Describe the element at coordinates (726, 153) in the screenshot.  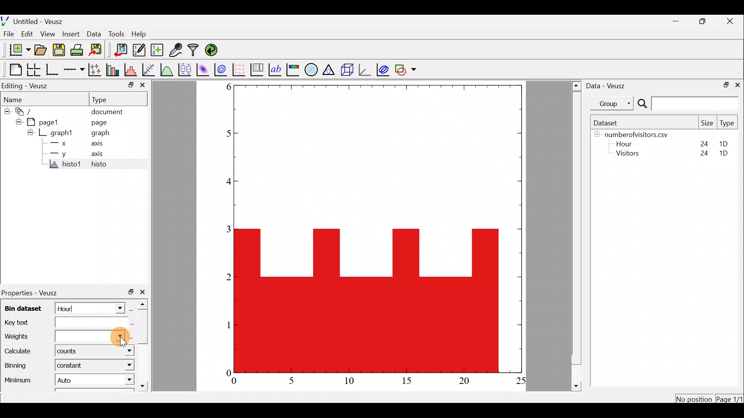
I see `1D` at that location.